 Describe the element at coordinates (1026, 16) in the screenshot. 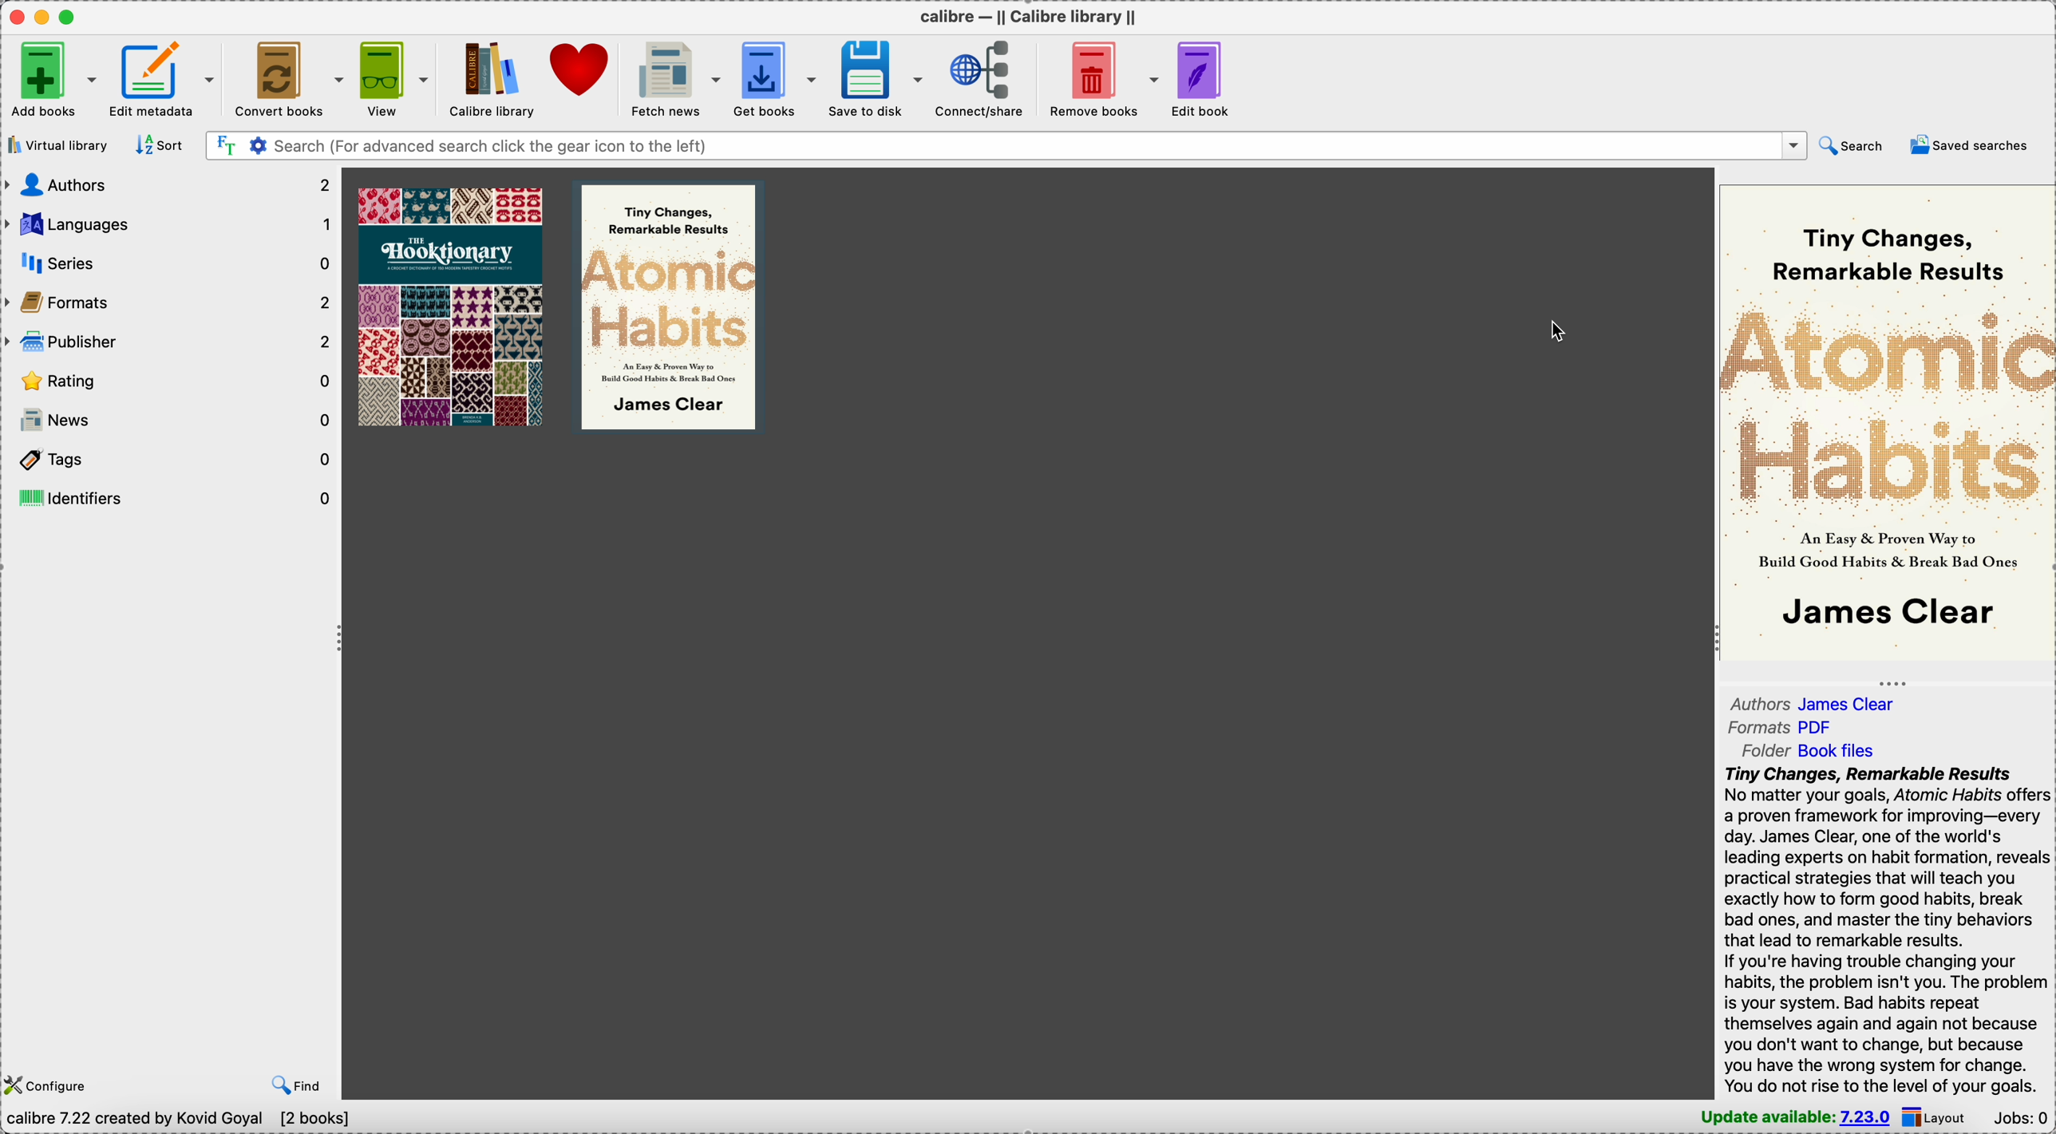

I see `Calibre - || calibre library ||` at that location.